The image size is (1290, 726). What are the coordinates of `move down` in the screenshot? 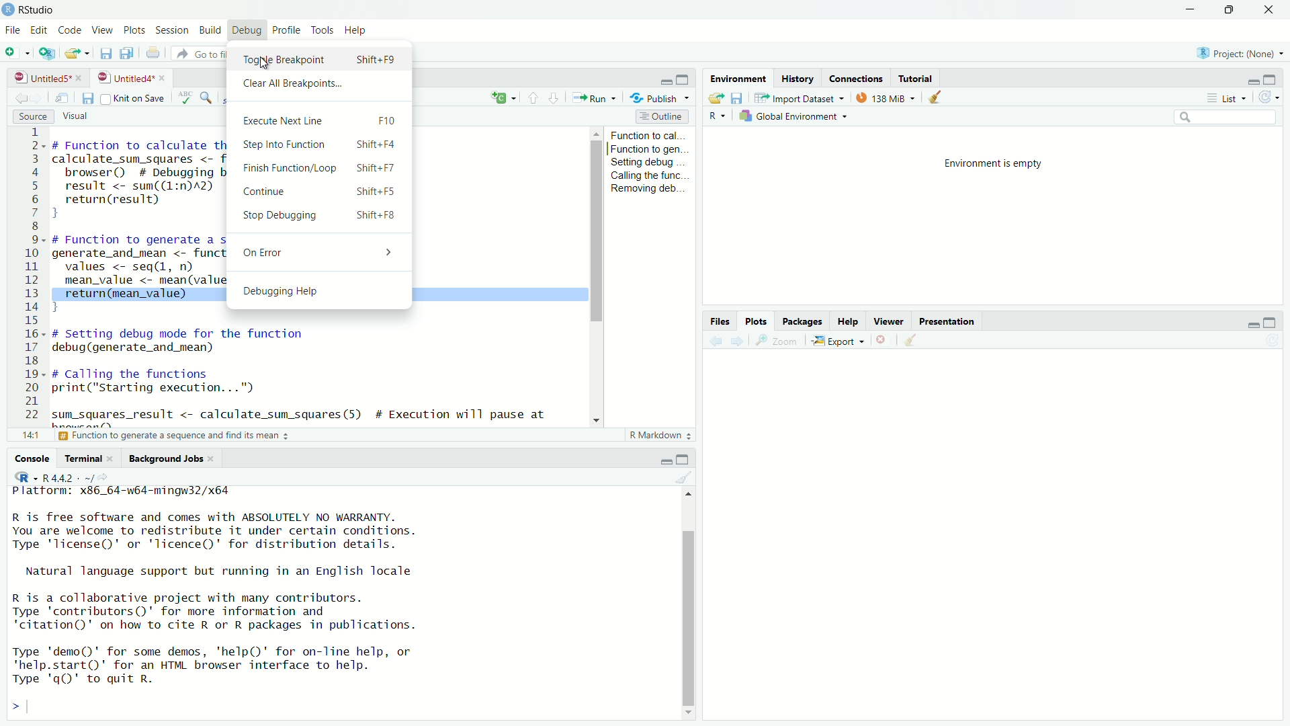 It's located at (689, 713).